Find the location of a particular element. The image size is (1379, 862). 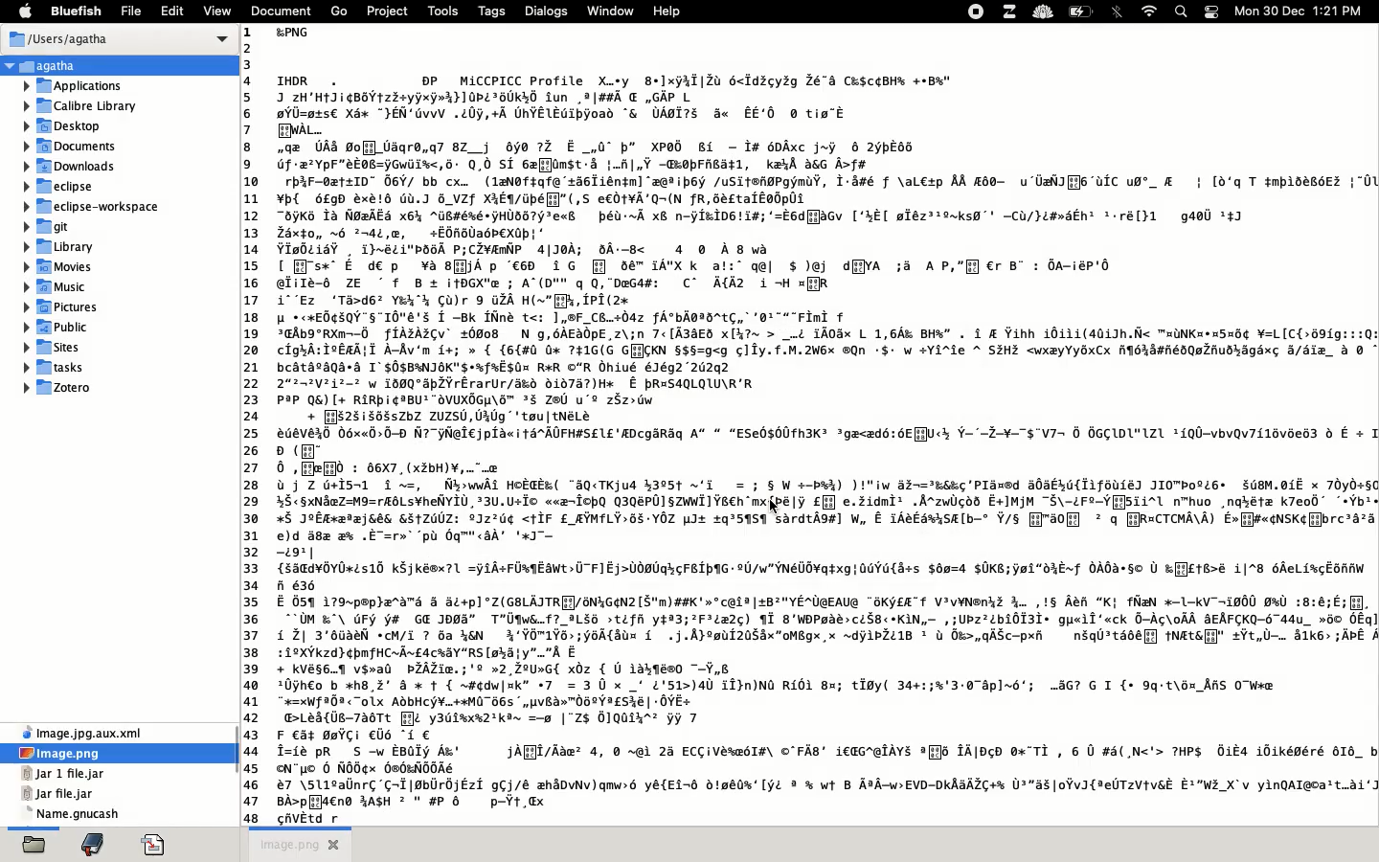

bluefish is located at coordinates (76, 11).